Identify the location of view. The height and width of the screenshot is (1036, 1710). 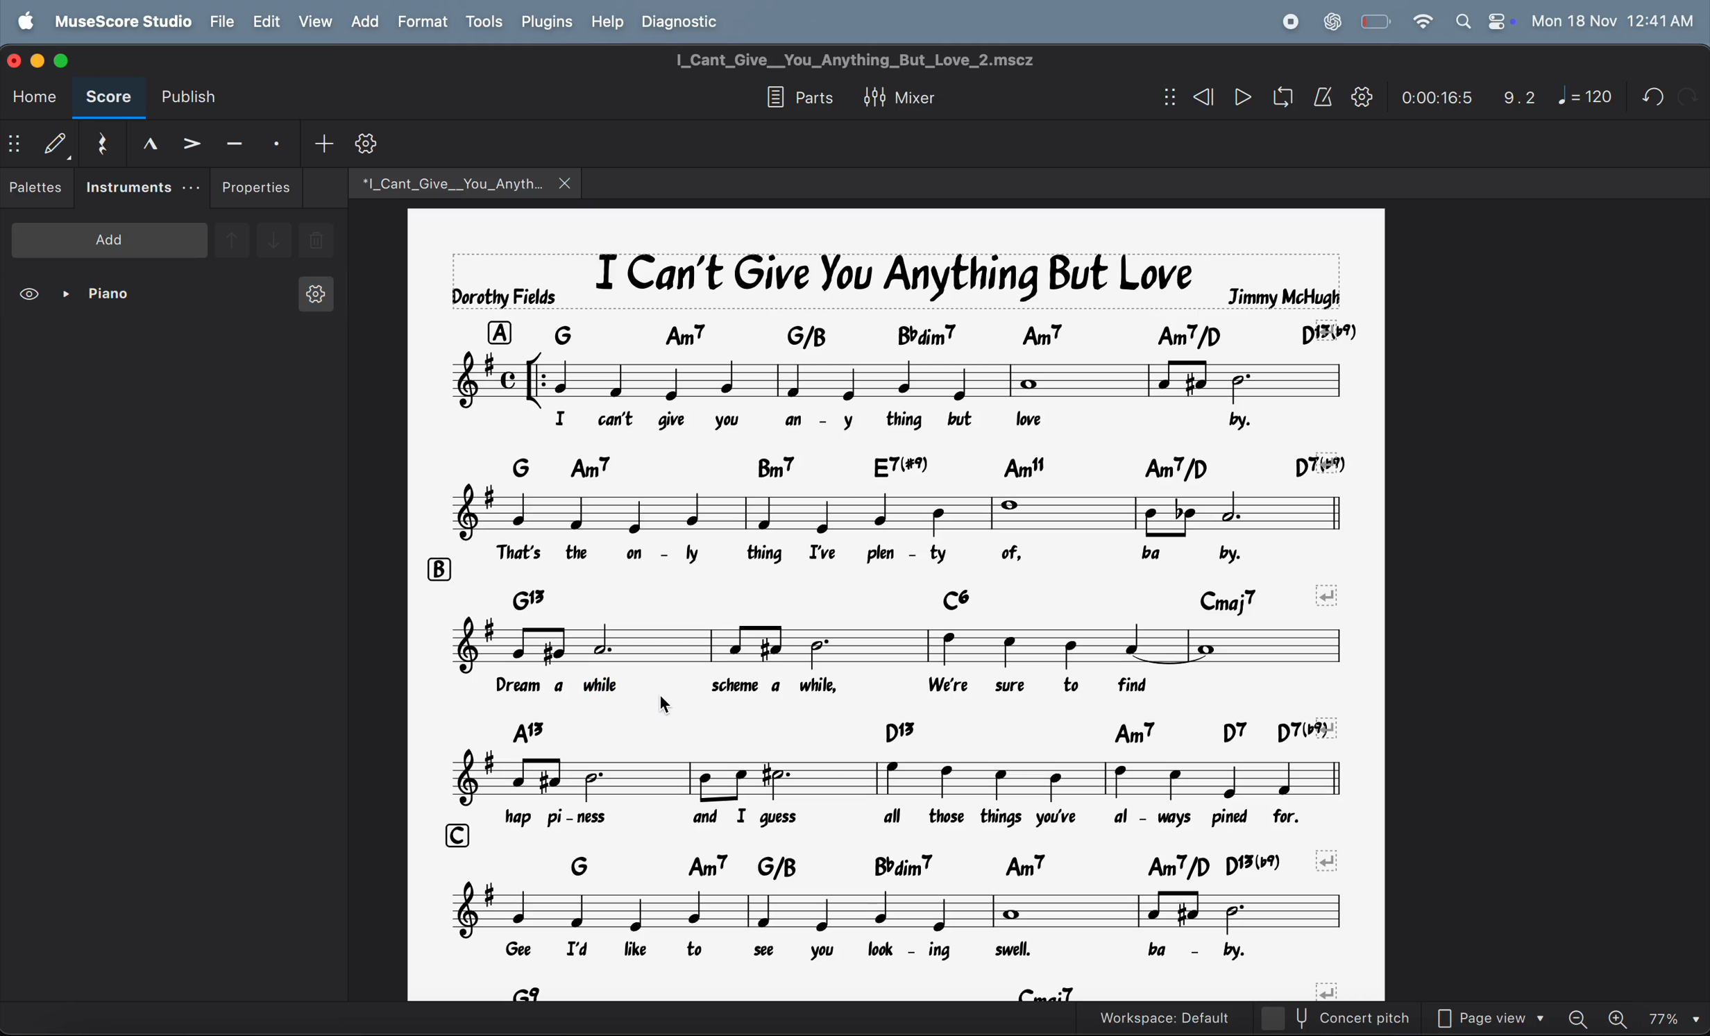
(316, 23).